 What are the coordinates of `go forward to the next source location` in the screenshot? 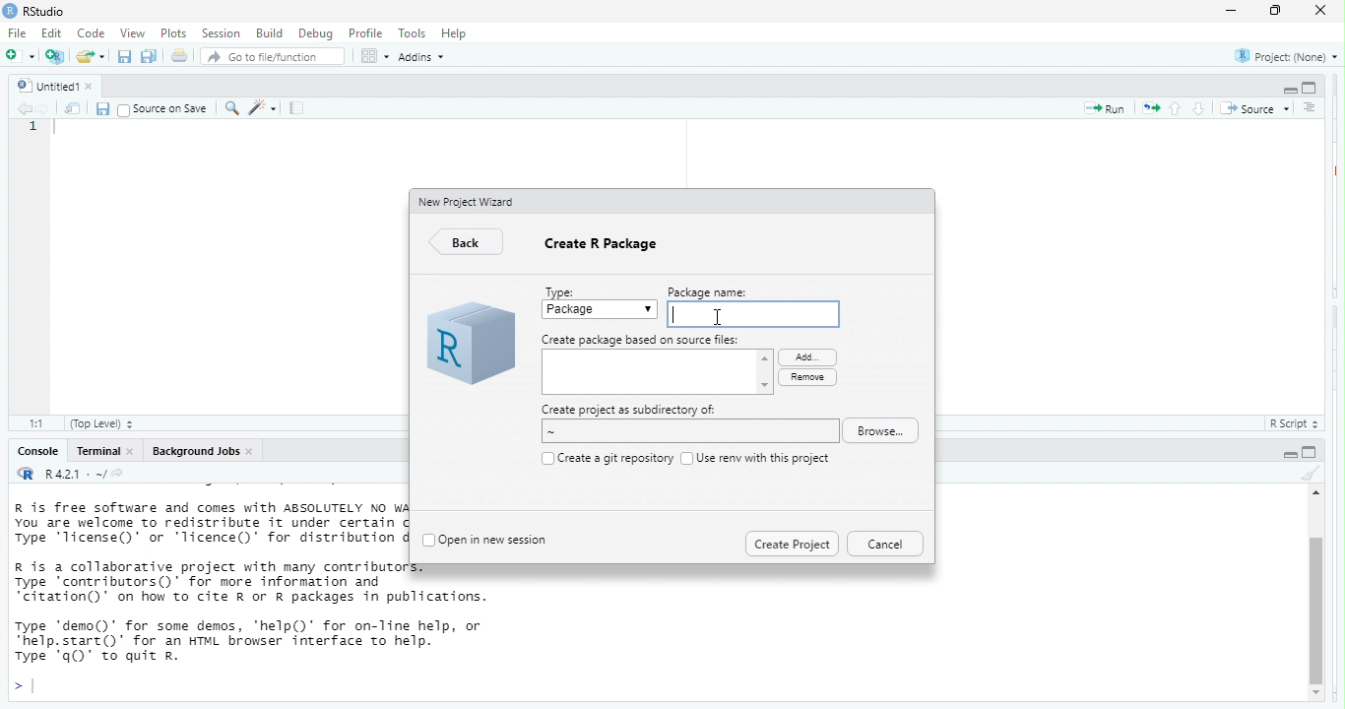 It's located at (44, 107).